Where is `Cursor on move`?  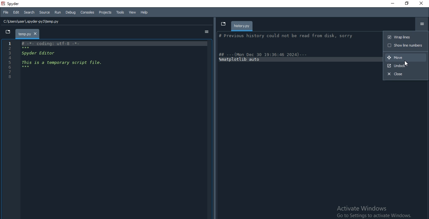
Cursor on move is located at coordinates (406, 64).